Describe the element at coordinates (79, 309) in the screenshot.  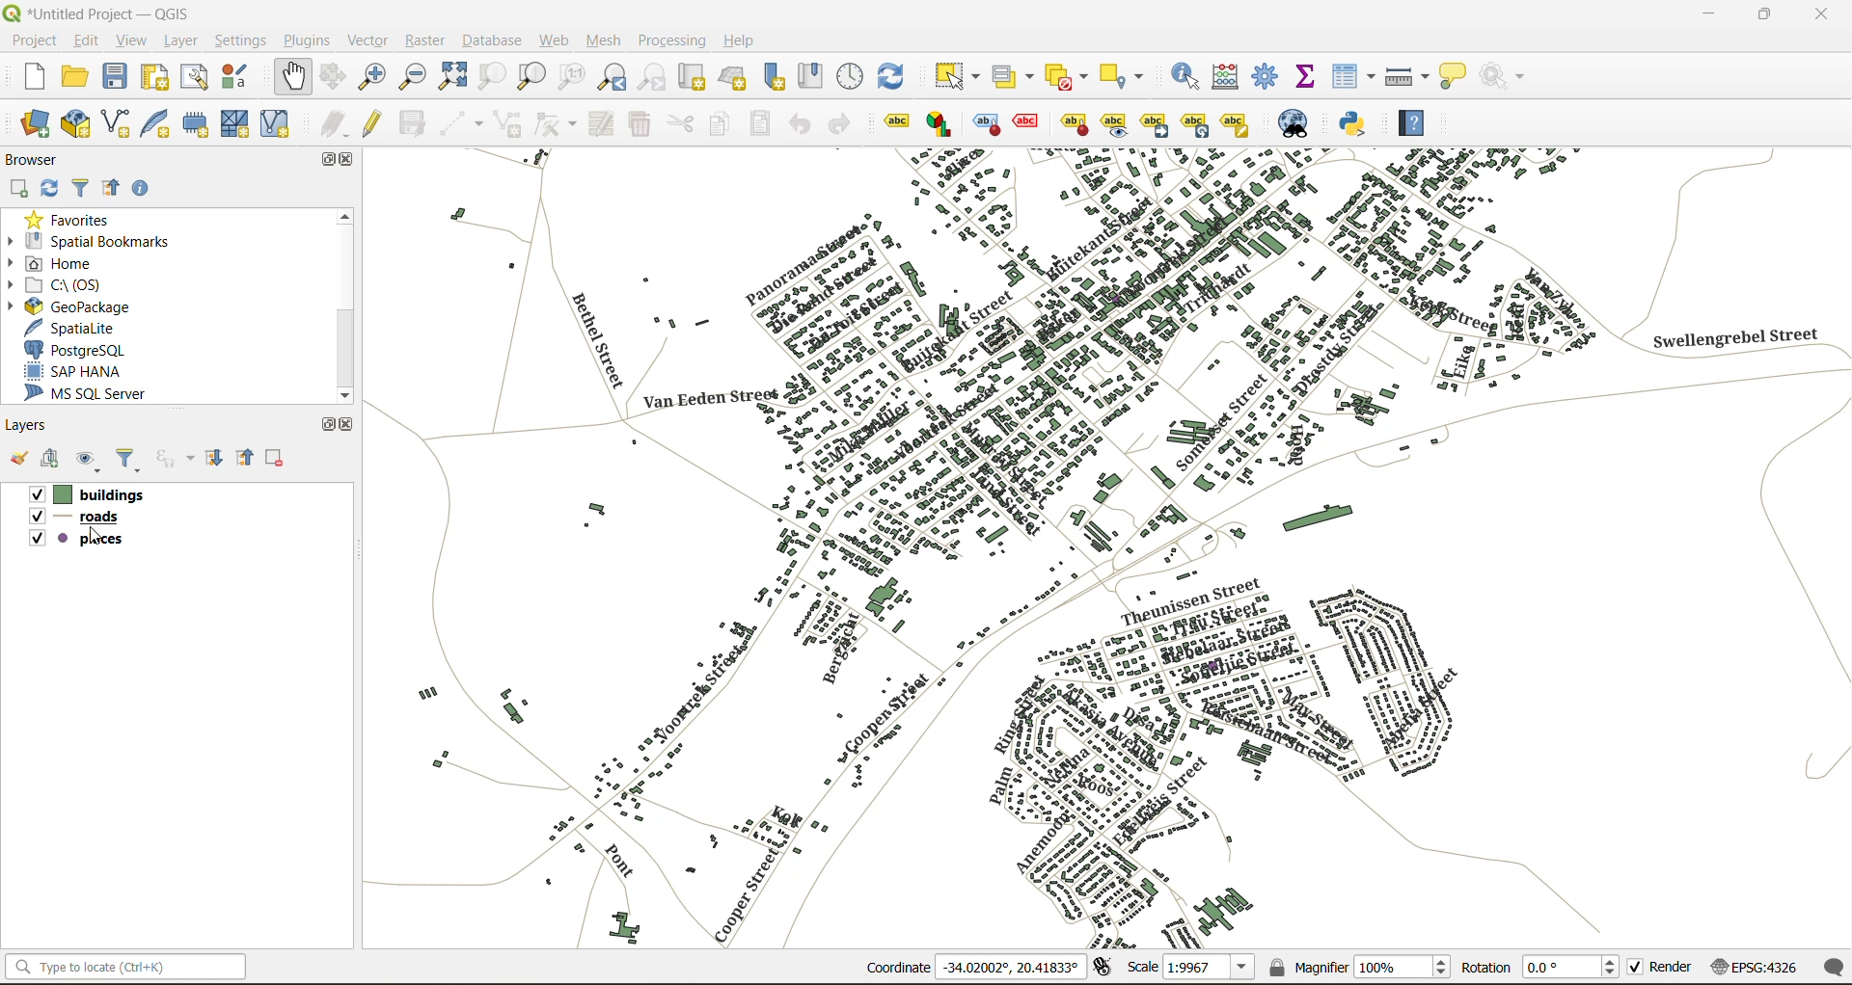
I see `geopackage` at that location.